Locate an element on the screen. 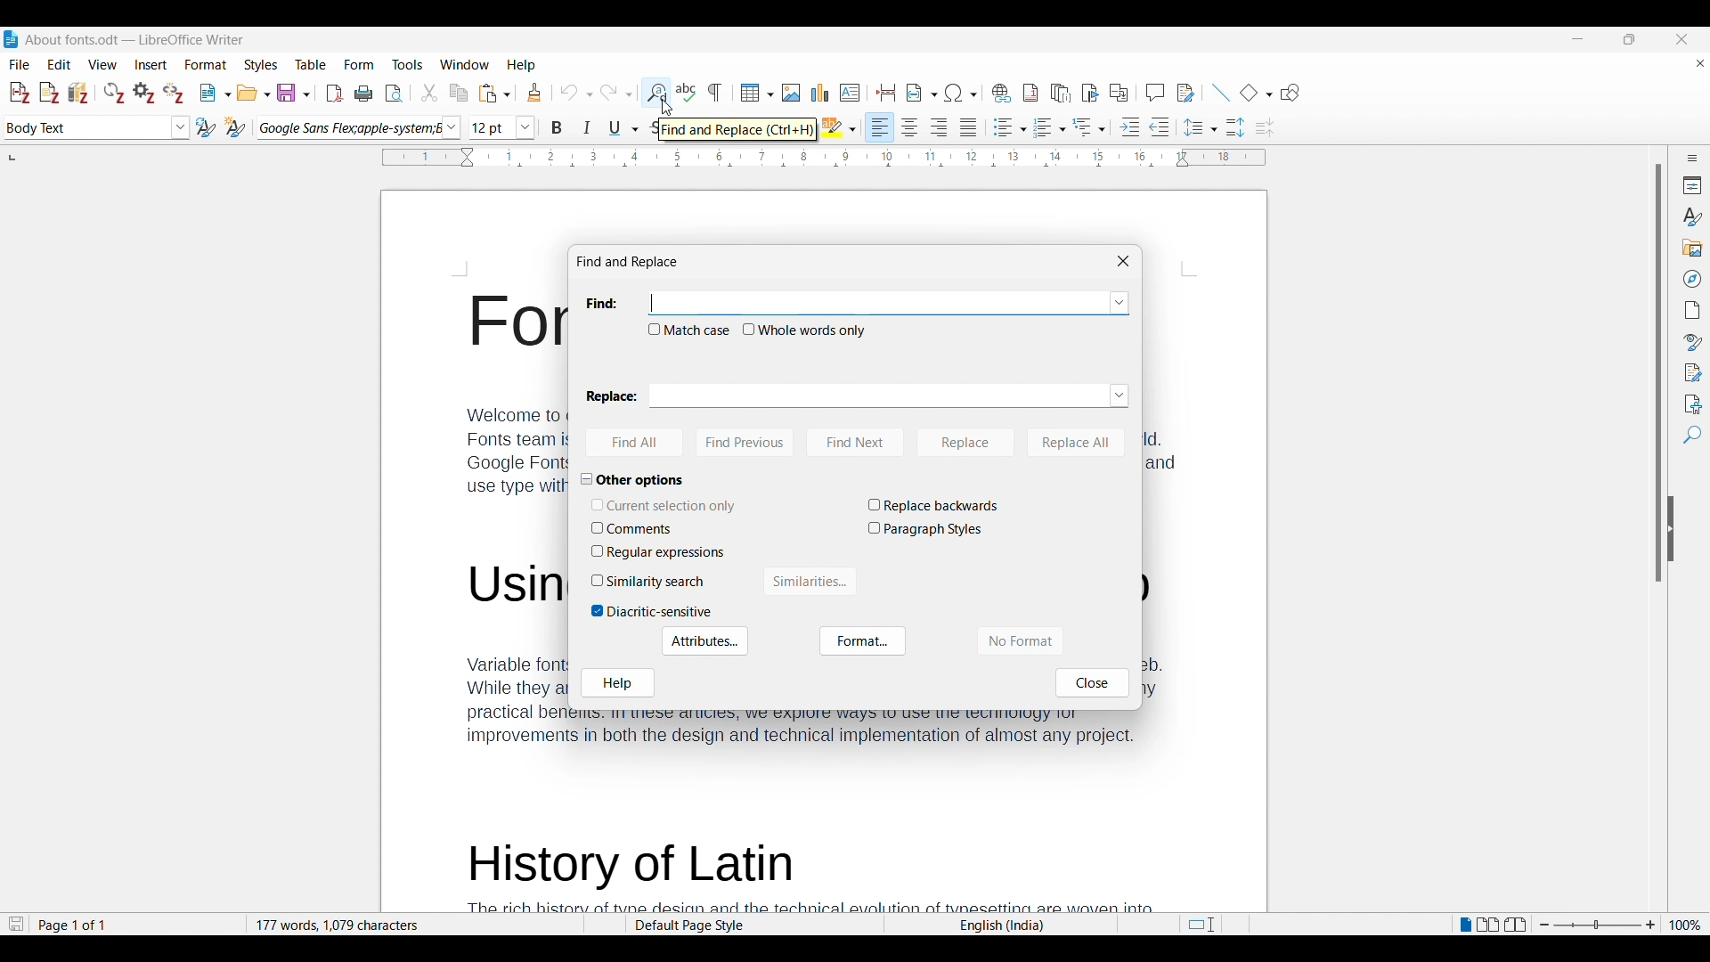 This screenshot has height=962, width=1710. Close is located at coordinates (1094, 683).